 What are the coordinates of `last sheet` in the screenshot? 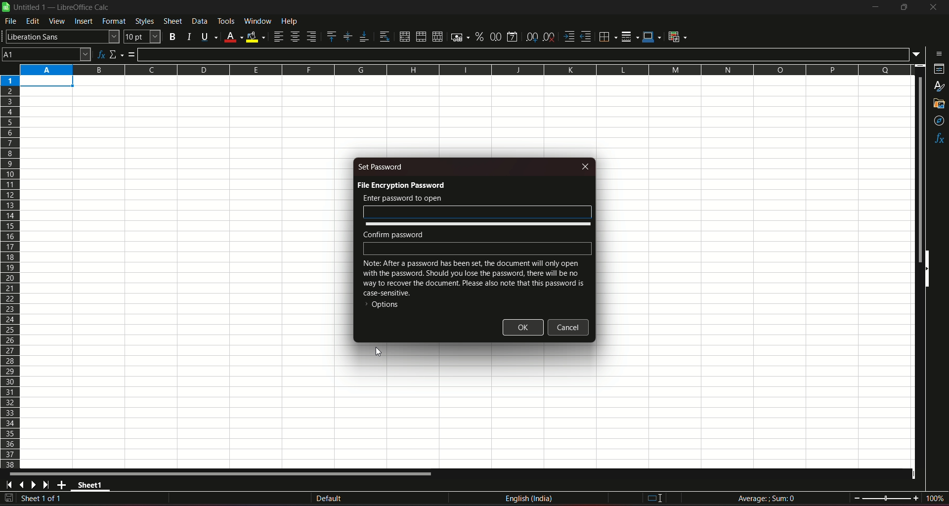 It's located at (46, 485).